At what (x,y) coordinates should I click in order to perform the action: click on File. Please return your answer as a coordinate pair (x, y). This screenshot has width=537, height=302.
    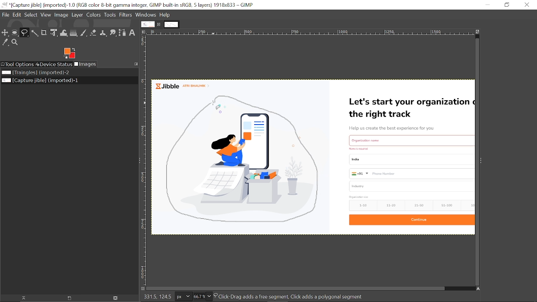
    Looking at the image, I should click on (6, 15).